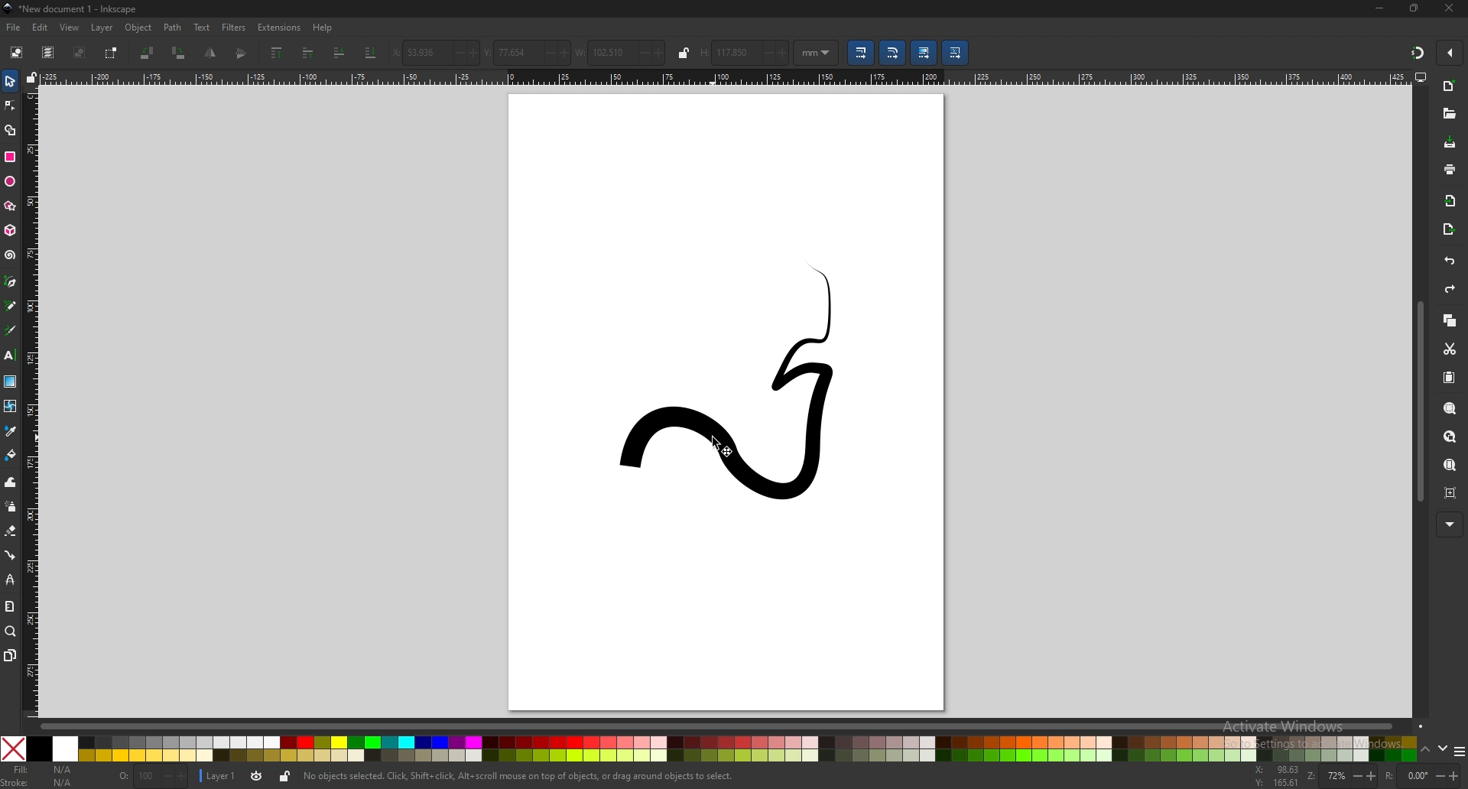  Describe the element at coordinates (12, 28) in the screenshot. I see `file` at that location.